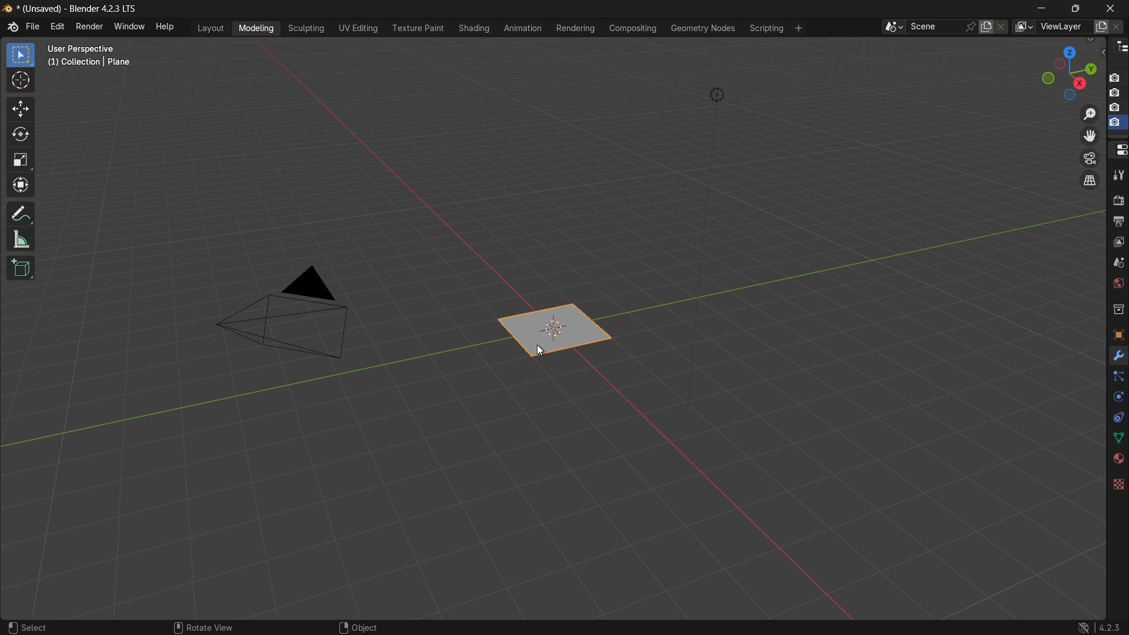  What do you see at coordinates (1070, 71) in the screenshot?
I see `rotate or preset viewpoint` at bounding box center [1070, 71].